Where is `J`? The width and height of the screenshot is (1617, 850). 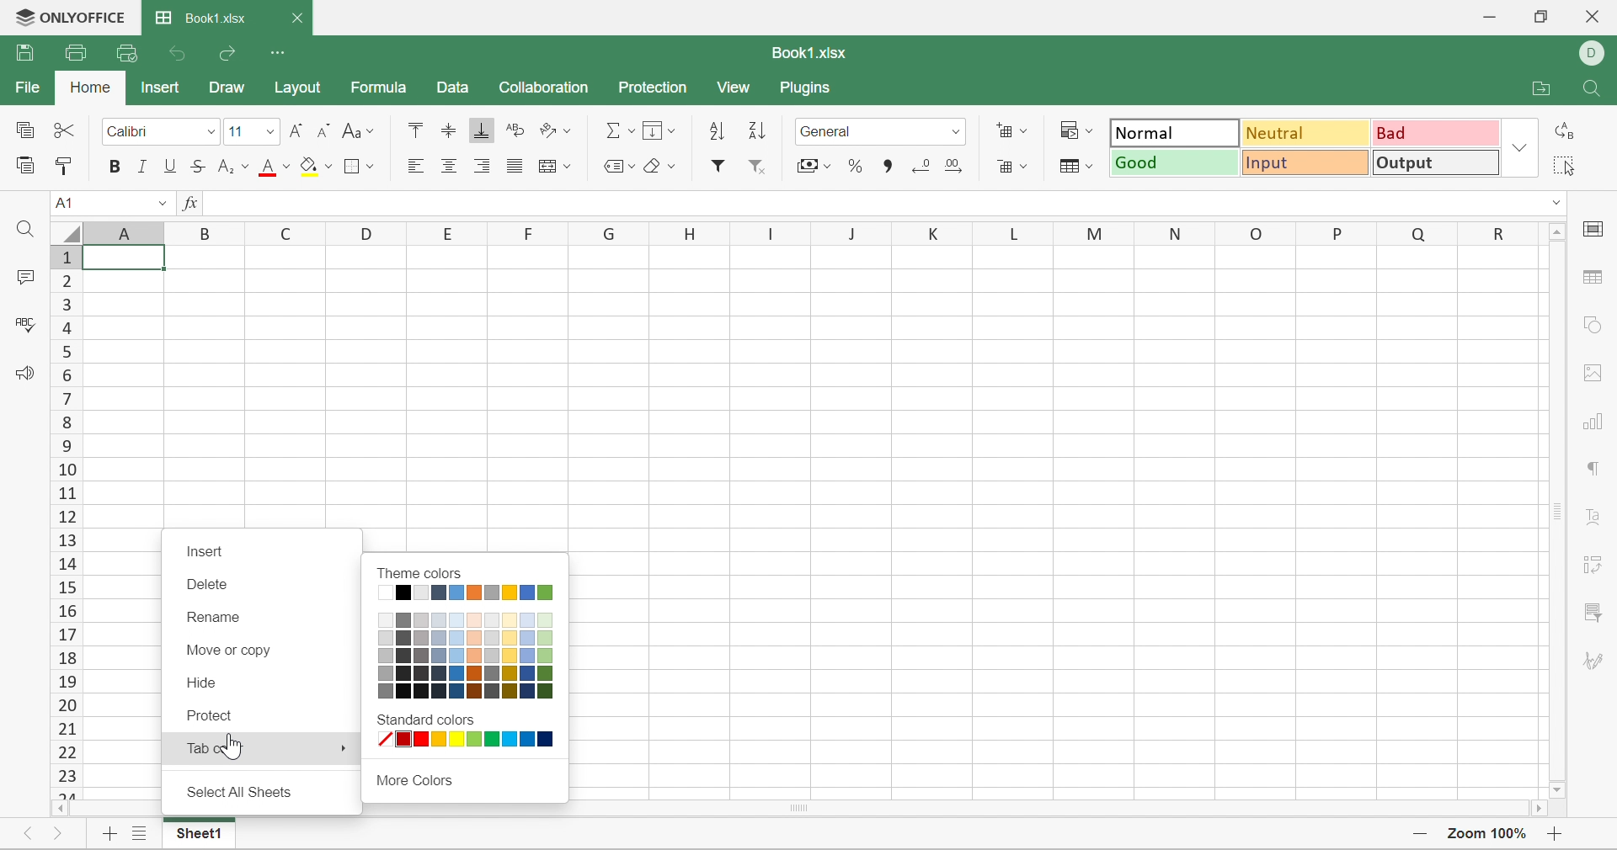 J is located at coordinates (848, 231).